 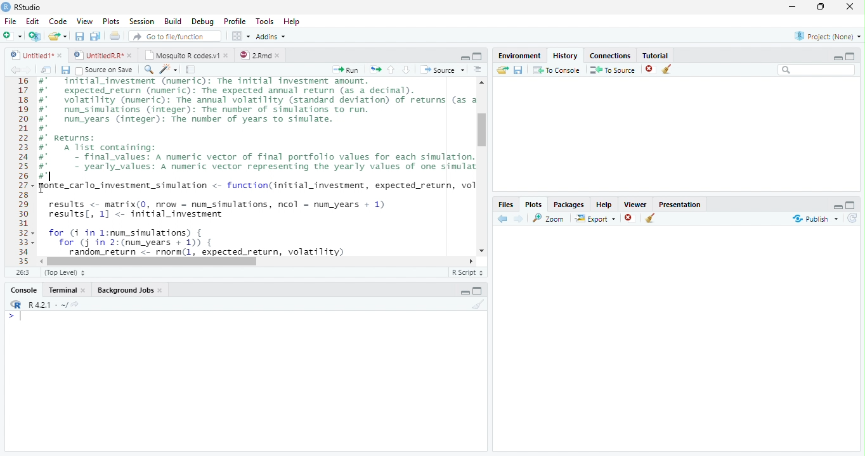 What do you see at coordinates (15, 70) in the screenshot?
I see `previous source location` at bounding box center [15, 70].